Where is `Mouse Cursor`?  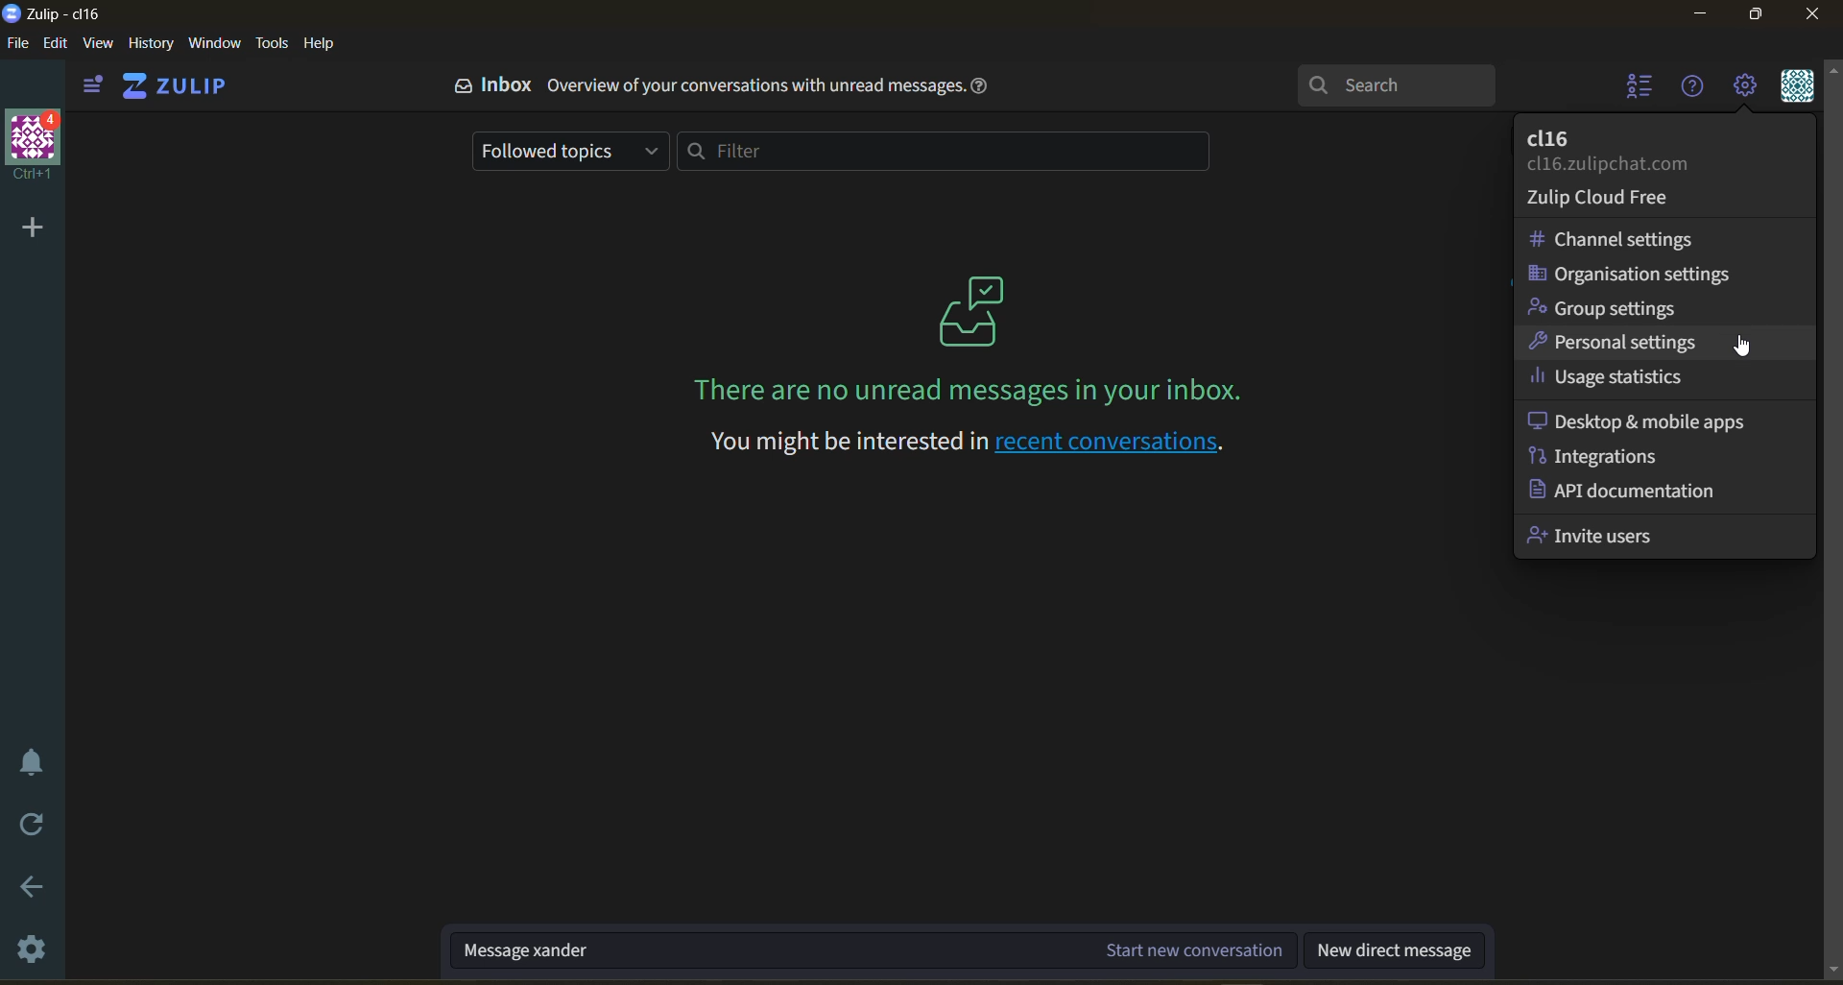
Mouse Cursor is located at coordinates (1744, 346).